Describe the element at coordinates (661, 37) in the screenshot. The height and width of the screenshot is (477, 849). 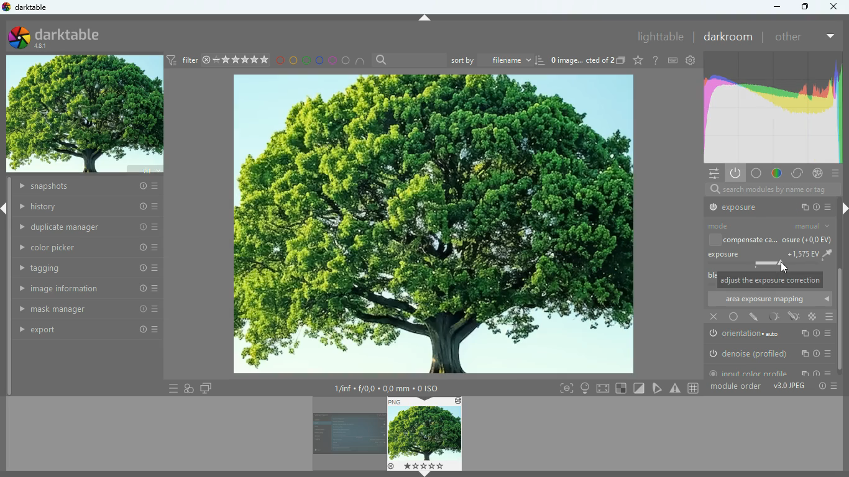
I see `lighttable` at that location.